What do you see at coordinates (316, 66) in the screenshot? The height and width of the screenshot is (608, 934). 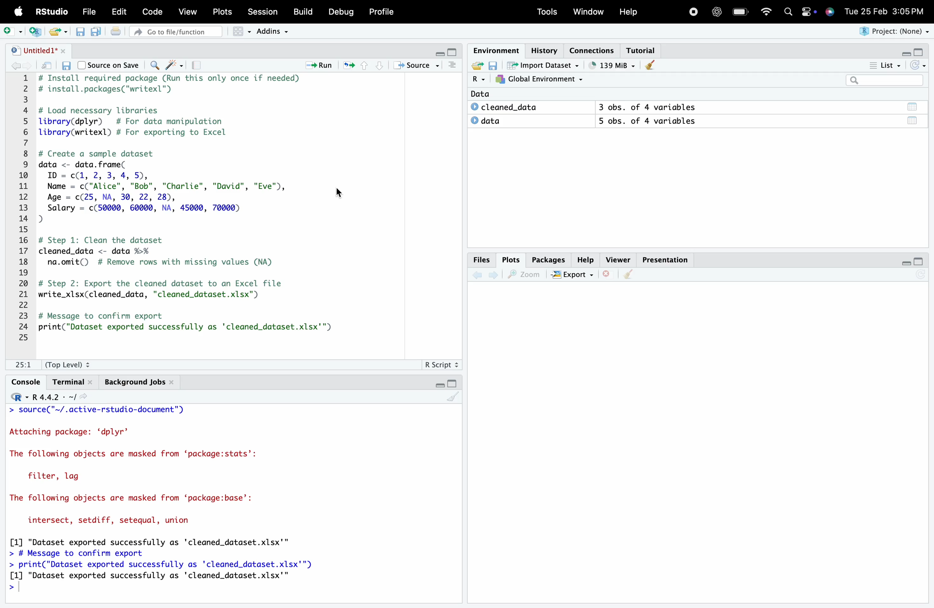 I see `Run the current line or selection (Ctrl + Enter)` at bounding box center [316, 66].